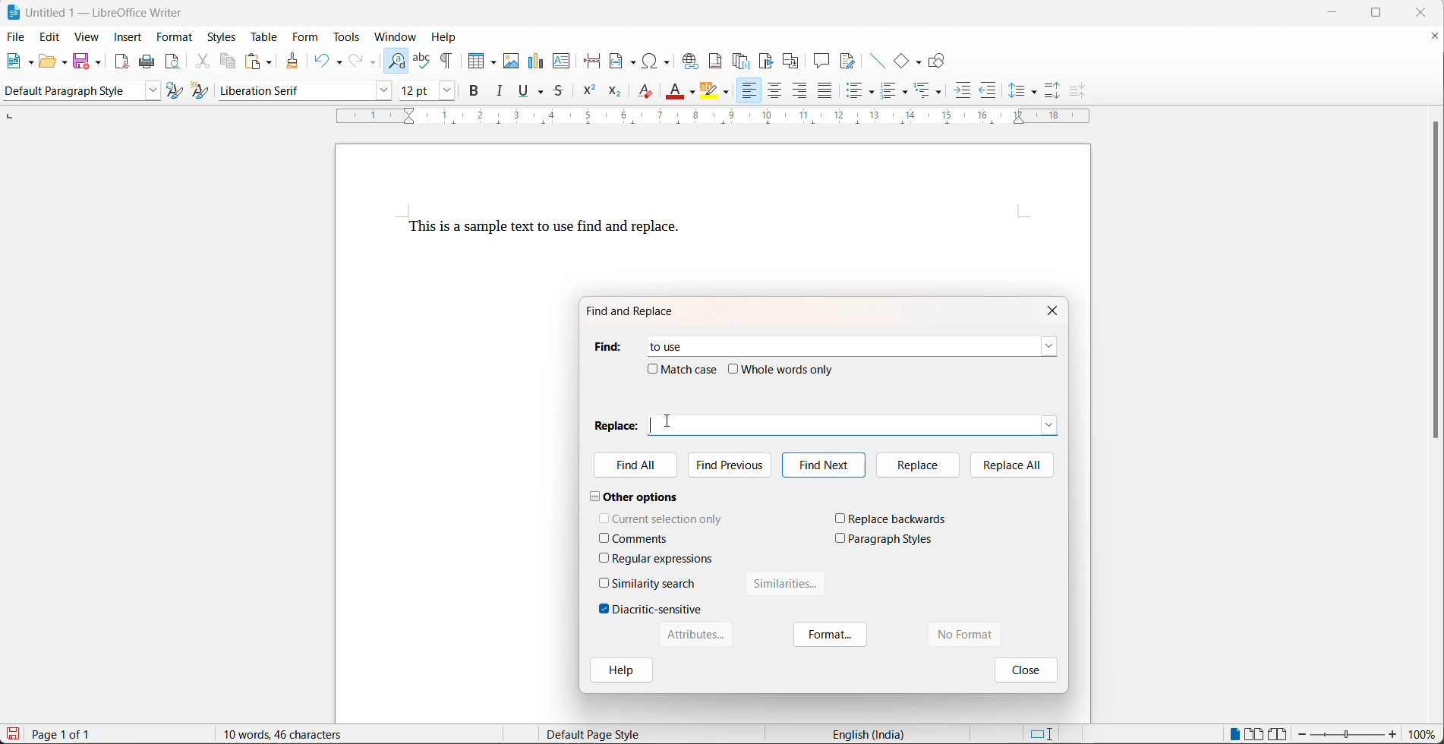 The image size is (1444, 744). Describe the element at coordinates (891, 539) in the screenshot. I see `paragraph styles` at that location.